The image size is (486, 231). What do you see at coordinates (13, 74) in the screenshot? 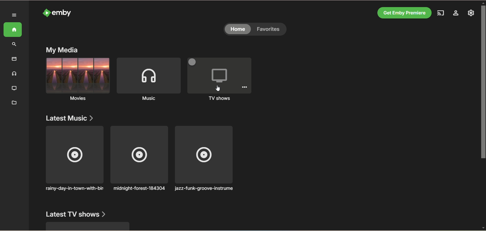
I see `music` at bounding box center [13, 74].